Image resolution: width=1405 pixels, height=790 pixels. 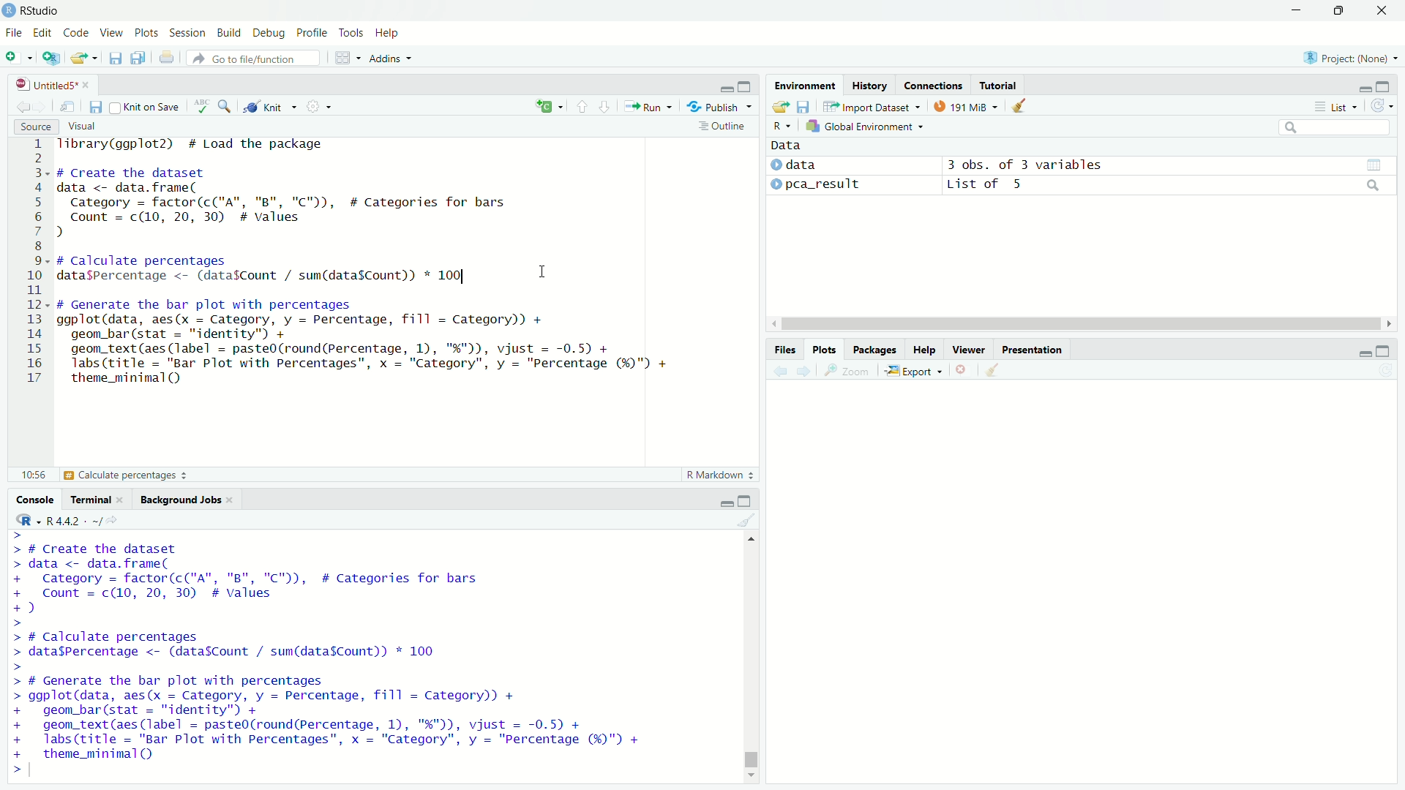 What do you see at coordinates (1363, 350) in the screenshot?
I see `minimize` at bounding box center [1363, 350].